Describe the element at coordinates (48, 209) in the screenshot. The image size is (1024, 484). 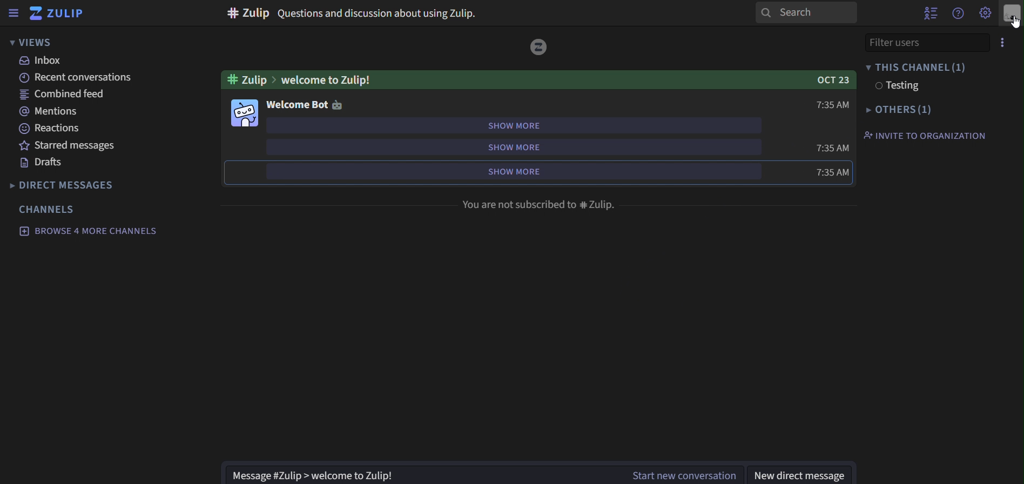
I see `channels` at that location.